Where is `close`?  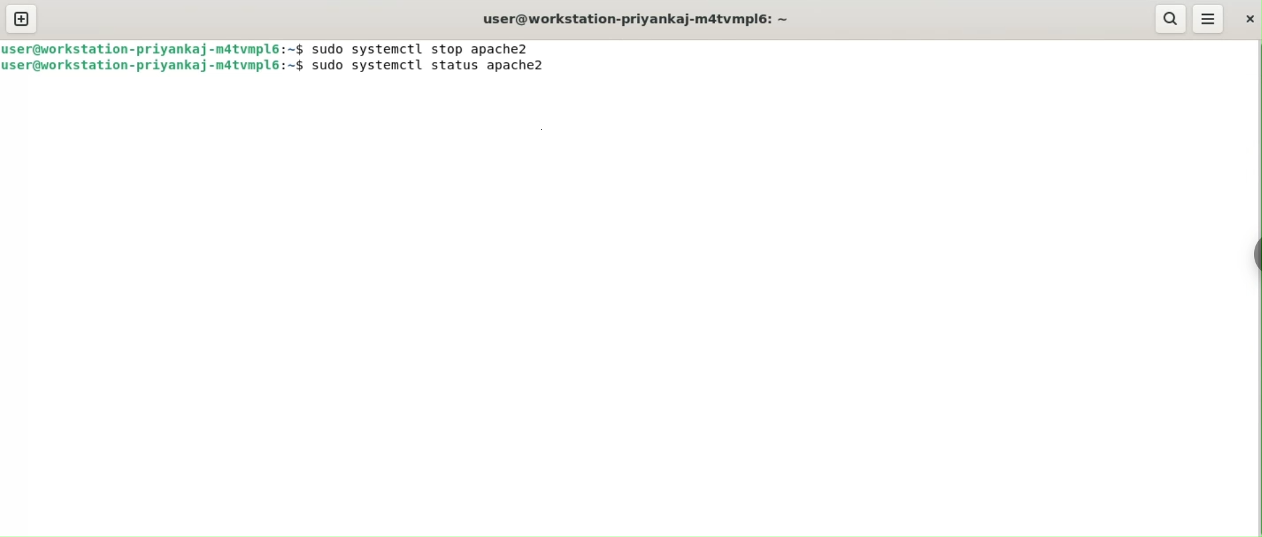
close is located at coordinates (1248, 19).